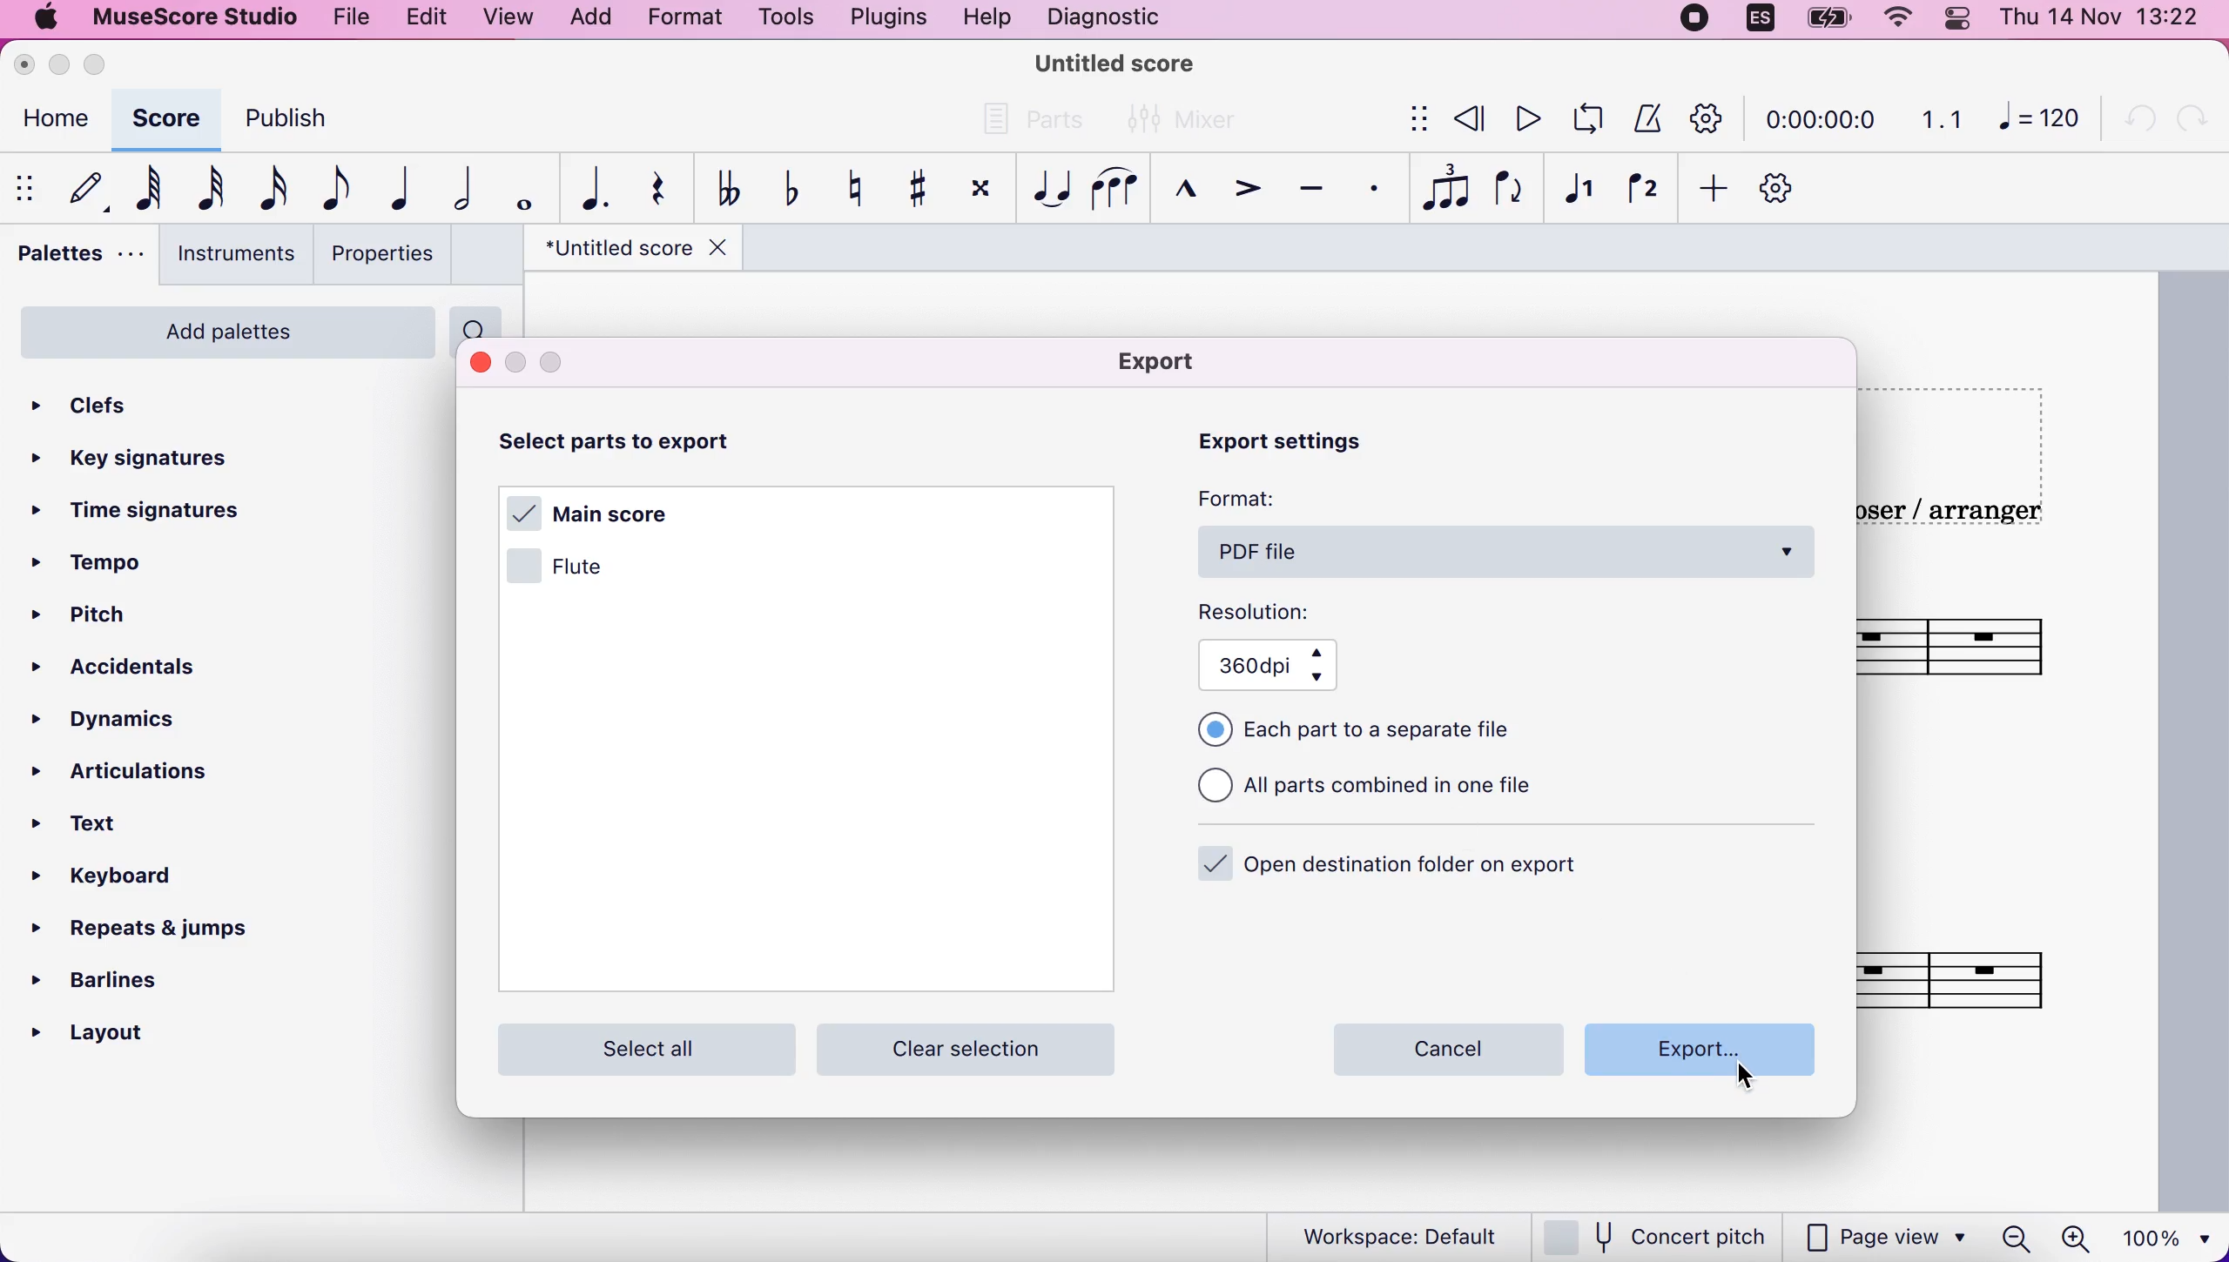 The width and height of the screenshot is (2229, 1262). I want to click on tenuto, so click(1312, 193).